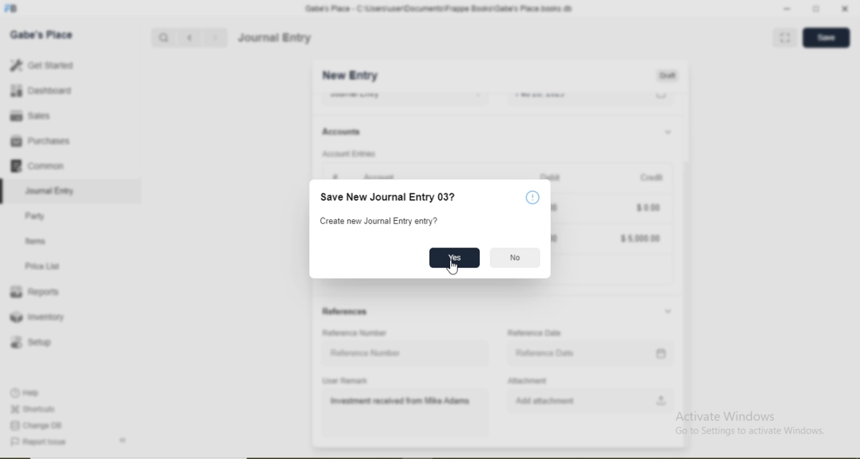 Image resolution: width=860 pixels, height=459 pixels. What do you see at coordinates (345, 311) in the screenshot?
I see `References` at bounding box center [345, 311].